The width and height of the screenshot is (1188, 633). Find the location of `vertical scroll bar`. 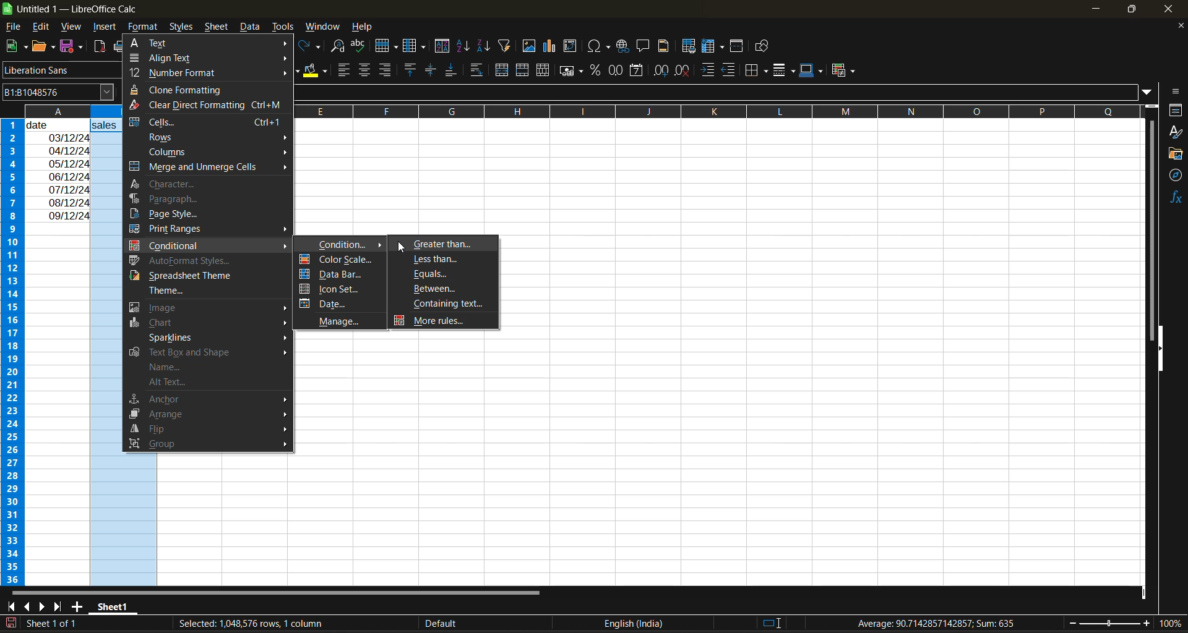

vertical scroll bar is located at coordinates (1151, 218).